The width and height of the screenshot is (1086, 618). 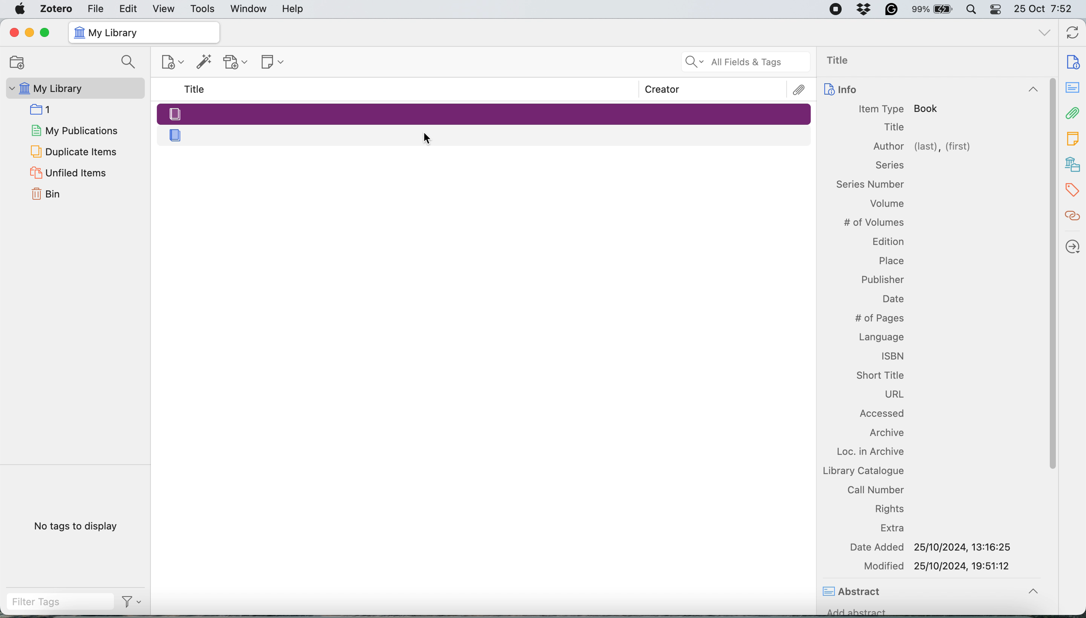 What do you see at coordinates (892, 9) in the screenshot?
I see `Grammarly` at bounding box center [892, 9].